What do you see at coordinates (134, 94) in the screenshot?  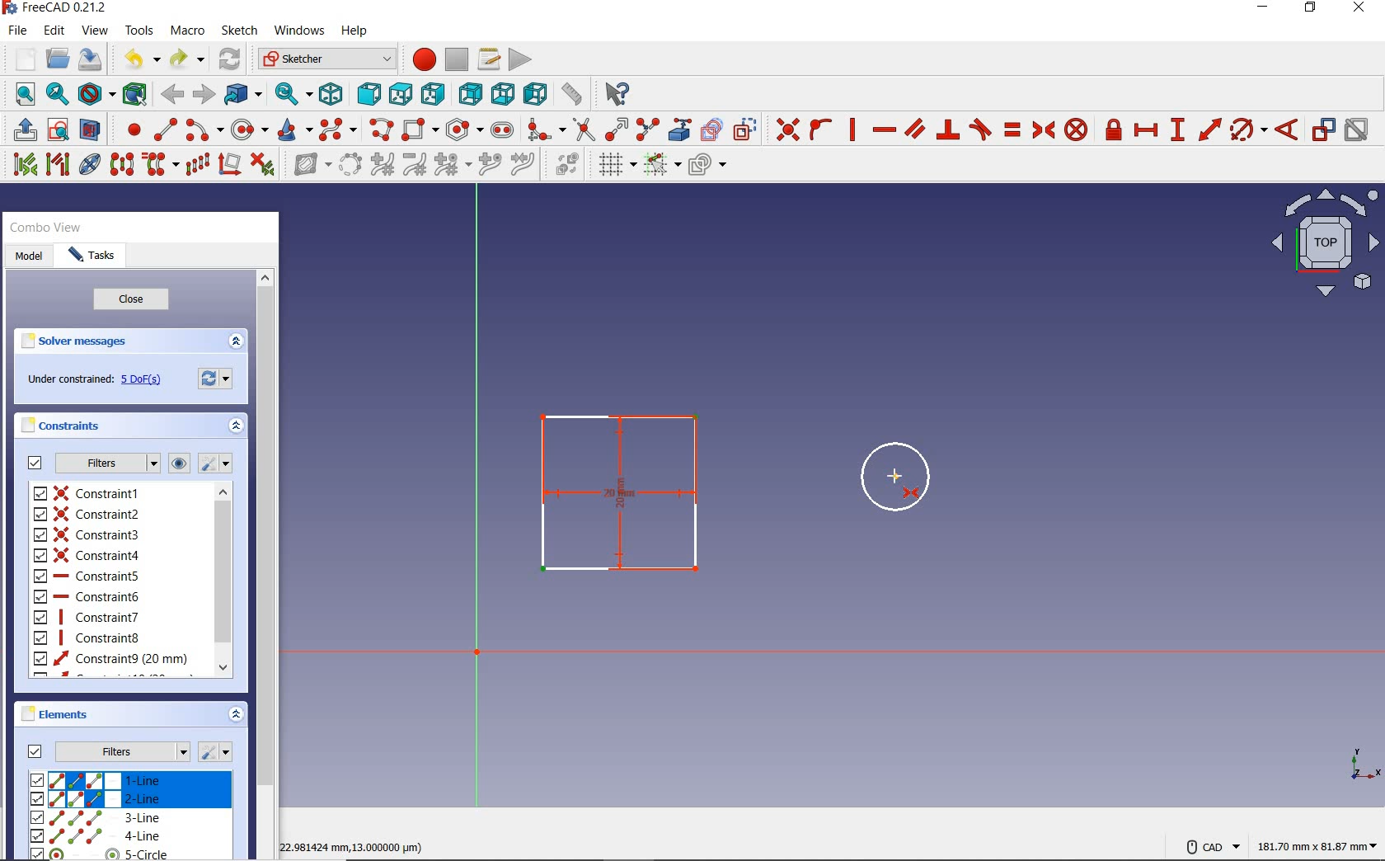 I see `bounding box` at bounding box center [134, 94].